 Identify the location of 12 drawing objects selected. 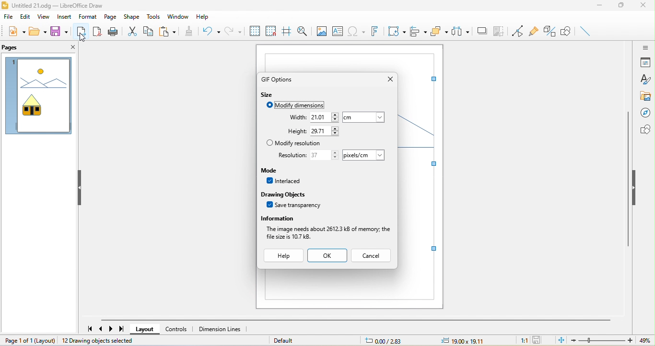
(100, 341).